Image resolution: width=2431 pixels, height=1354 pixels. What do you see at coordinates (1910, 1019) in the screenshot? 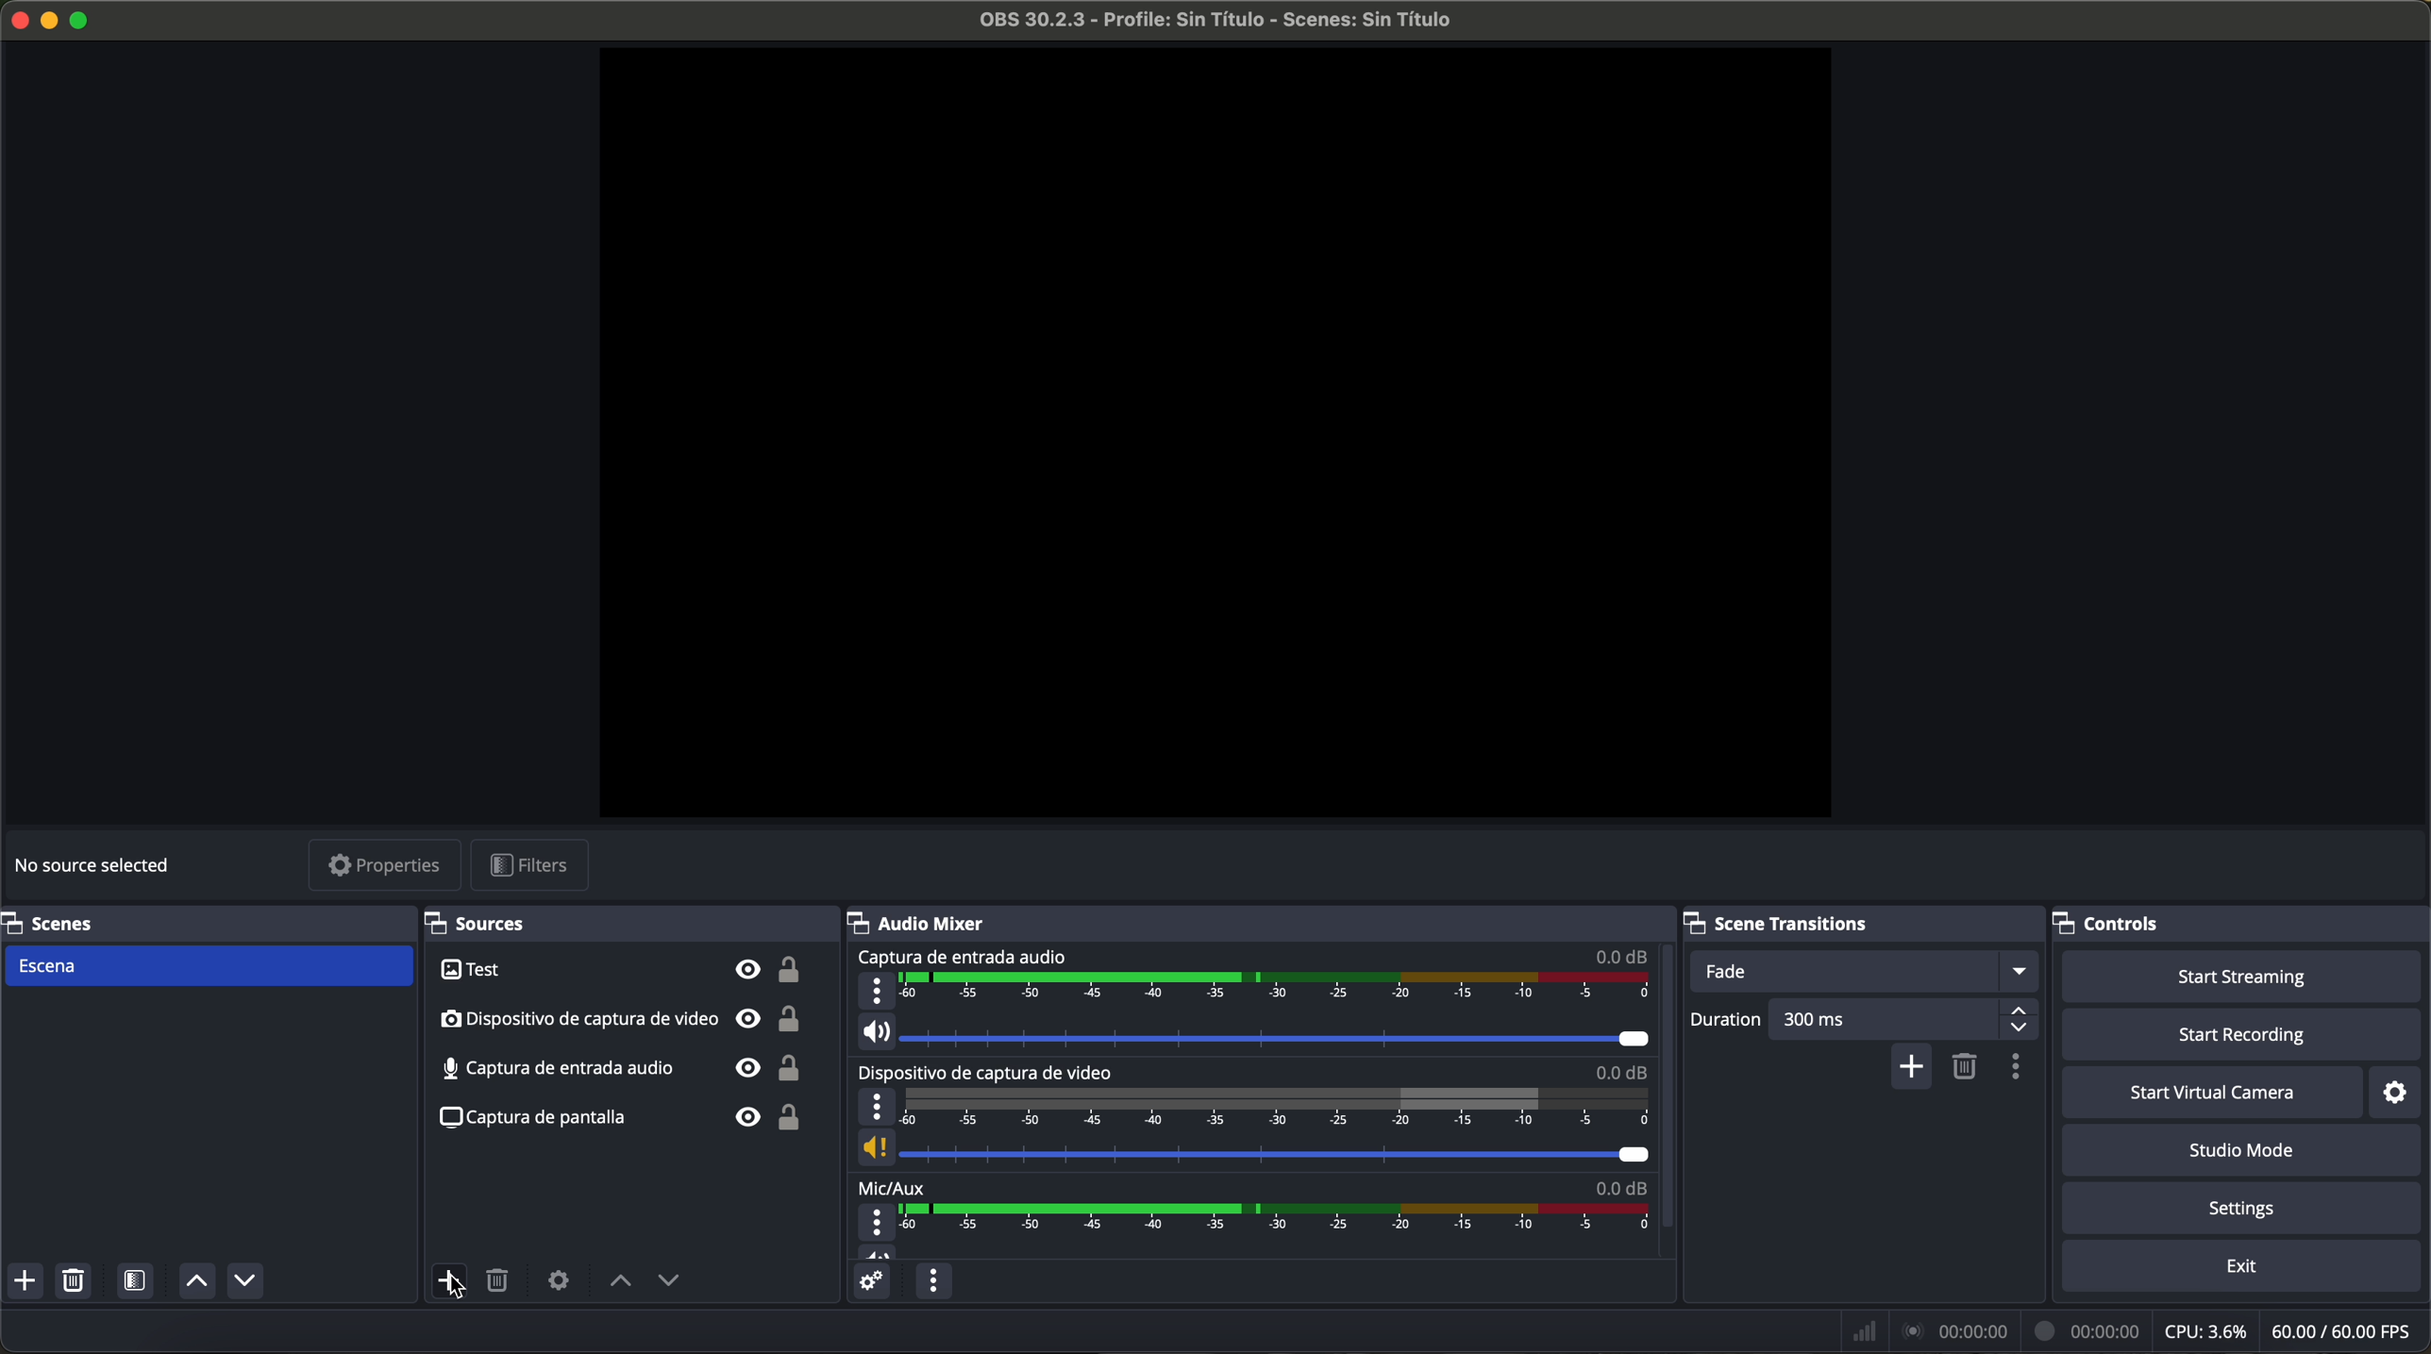
I see `300 ms` at bounding box center [1910, 1019].